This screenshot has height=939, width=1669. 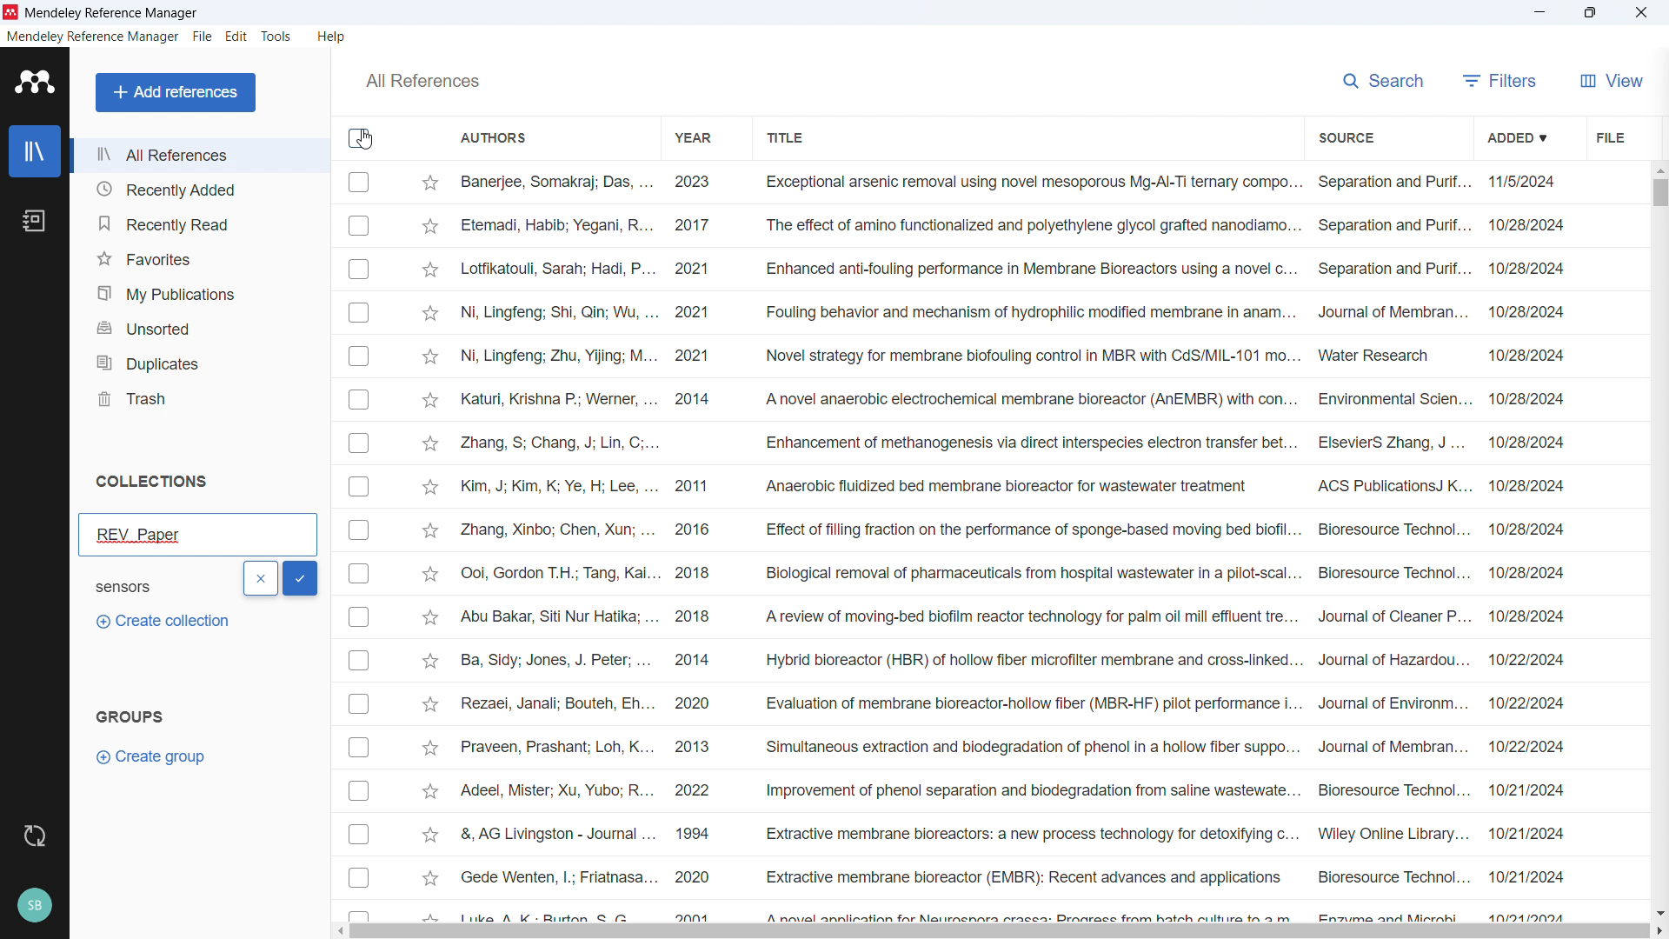 I want to click on All references , so click(x=200, y=156).